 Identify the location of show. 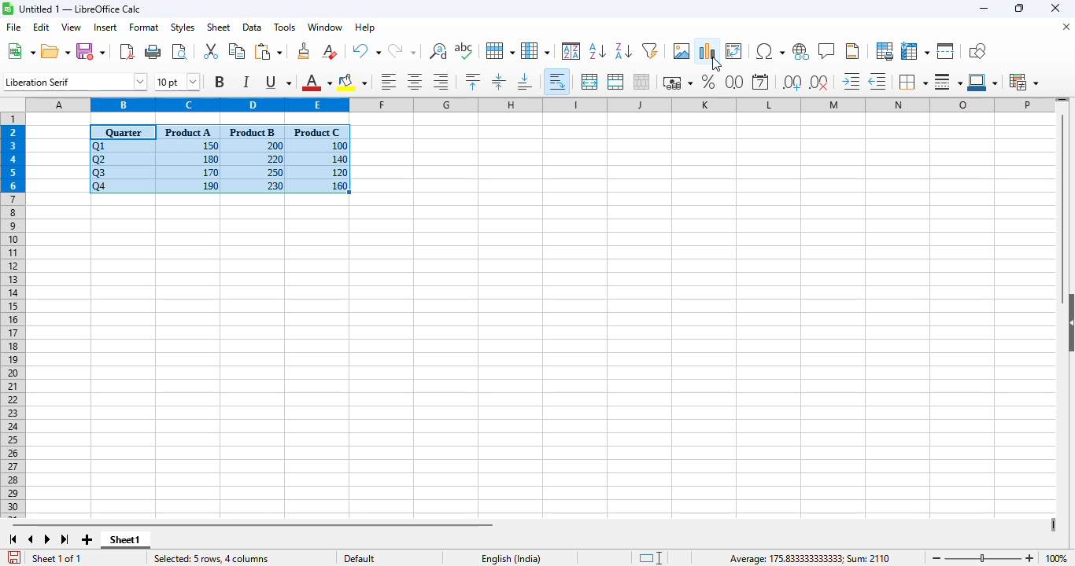
(1068, 322).